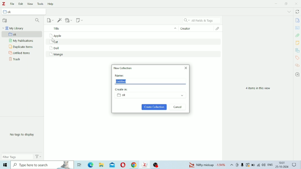 Image resolution: width=301 pixels, height=169 pixels. I want to click on Edit, so click(20, 4).